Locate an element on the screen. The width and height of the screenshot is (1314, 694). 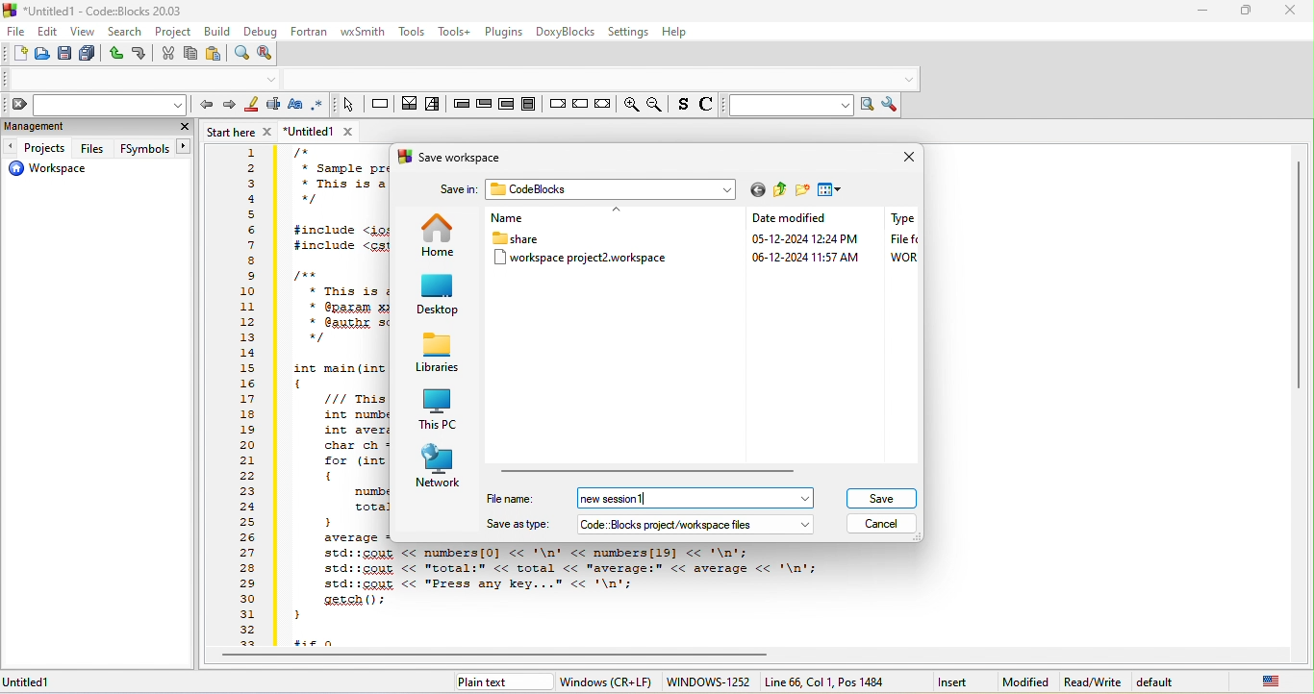
line 66 col 1, pos 1484 is located at coordinates (827, 682).